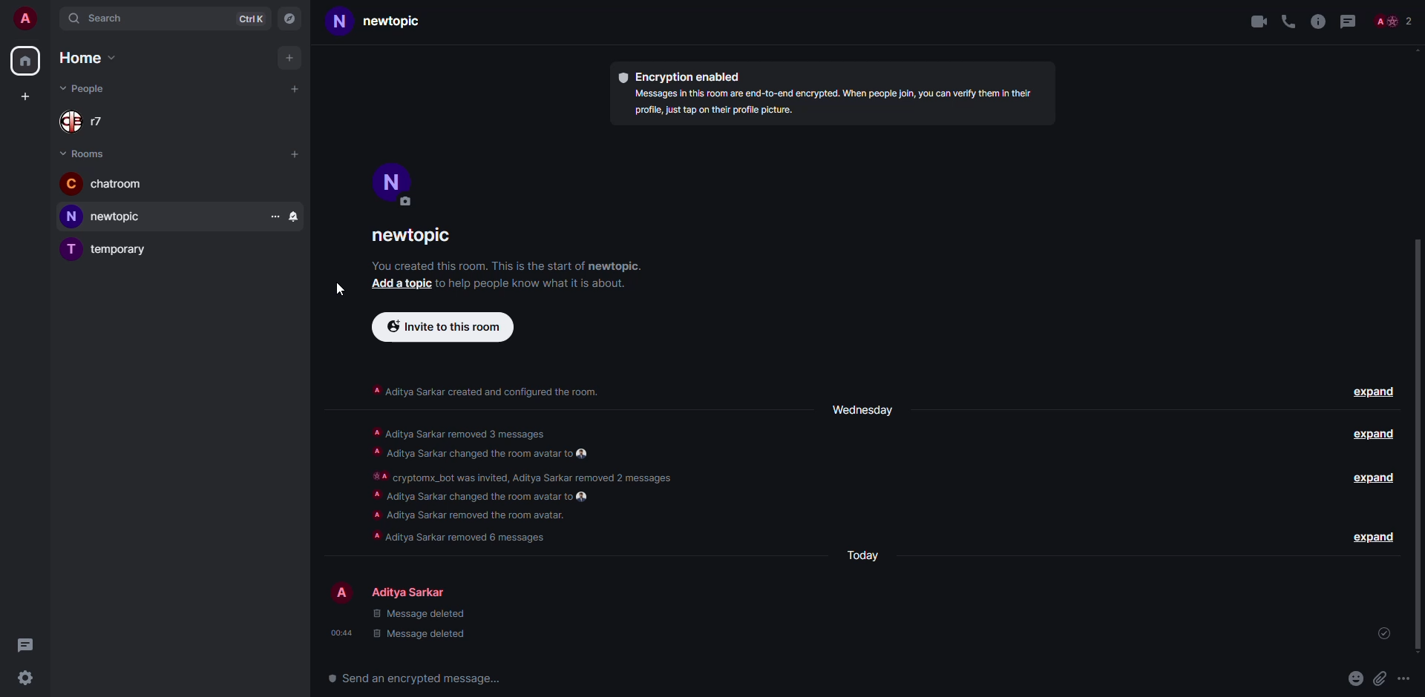 This screenshot has height=697, width=1425. I want to click on more, so click(1403, 678).